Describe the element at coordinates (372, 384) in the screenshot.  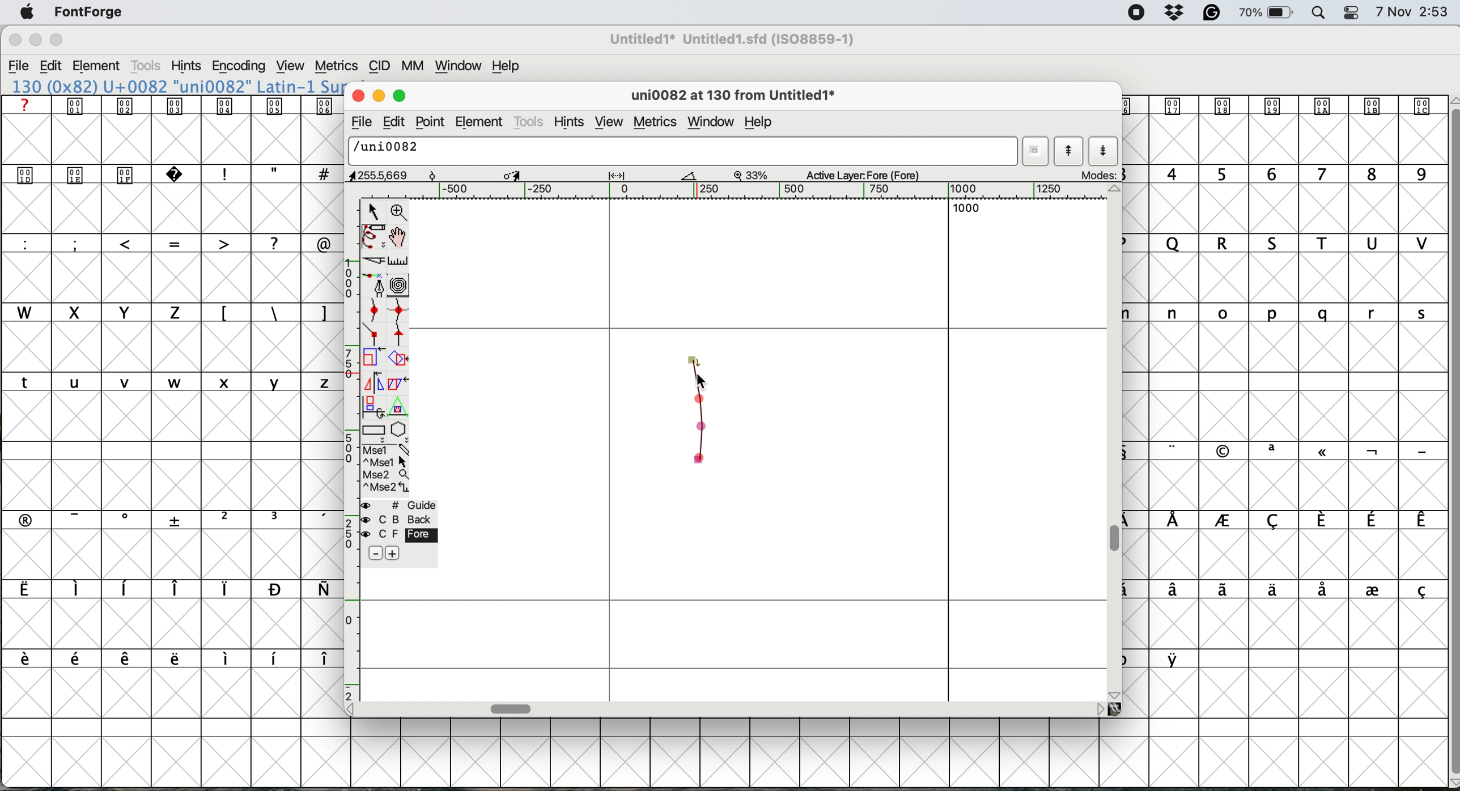
I see `flip selection` at that location.